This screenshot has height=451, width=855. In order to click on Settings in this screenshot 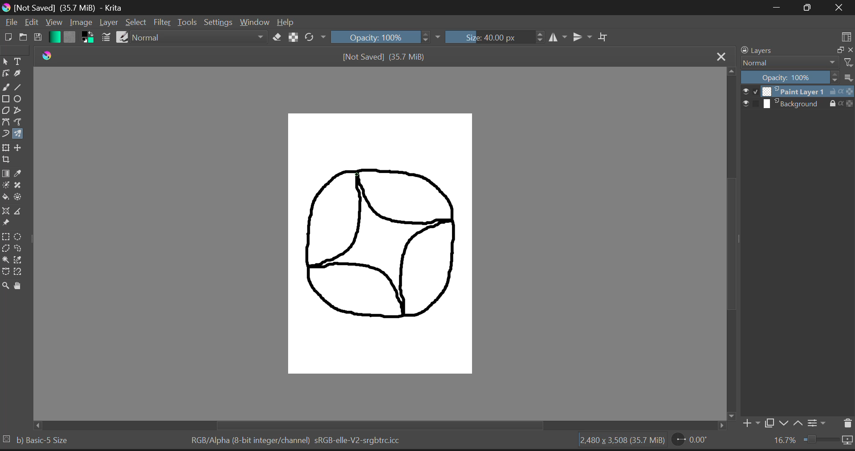, I will do `click(818, 425)`.